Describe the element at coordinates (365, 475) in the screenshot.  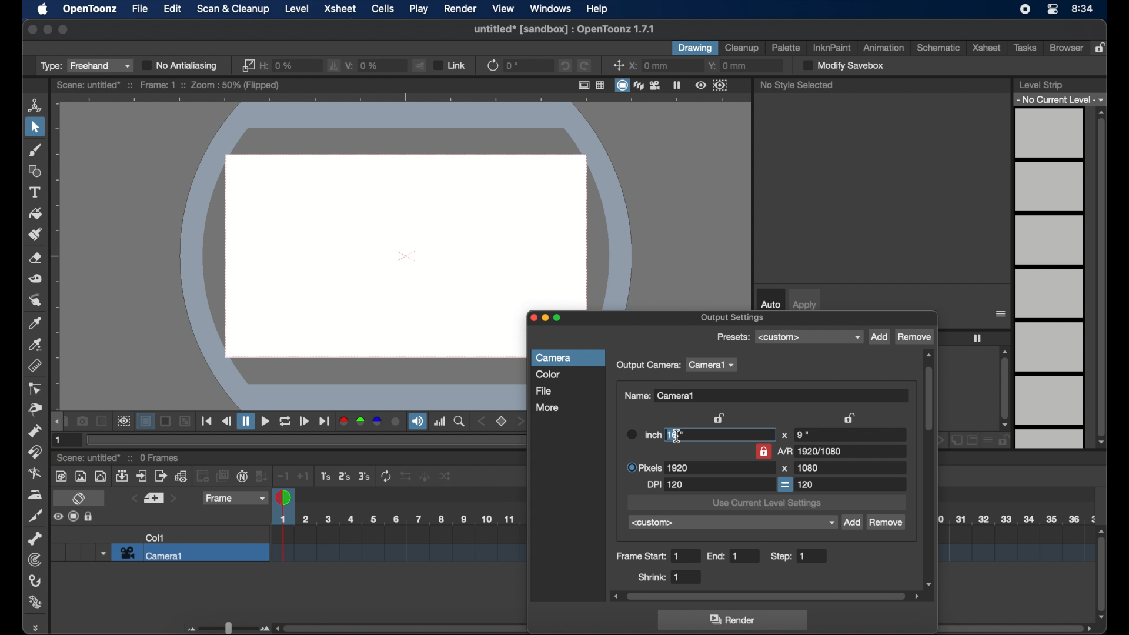
I see `` at that location.